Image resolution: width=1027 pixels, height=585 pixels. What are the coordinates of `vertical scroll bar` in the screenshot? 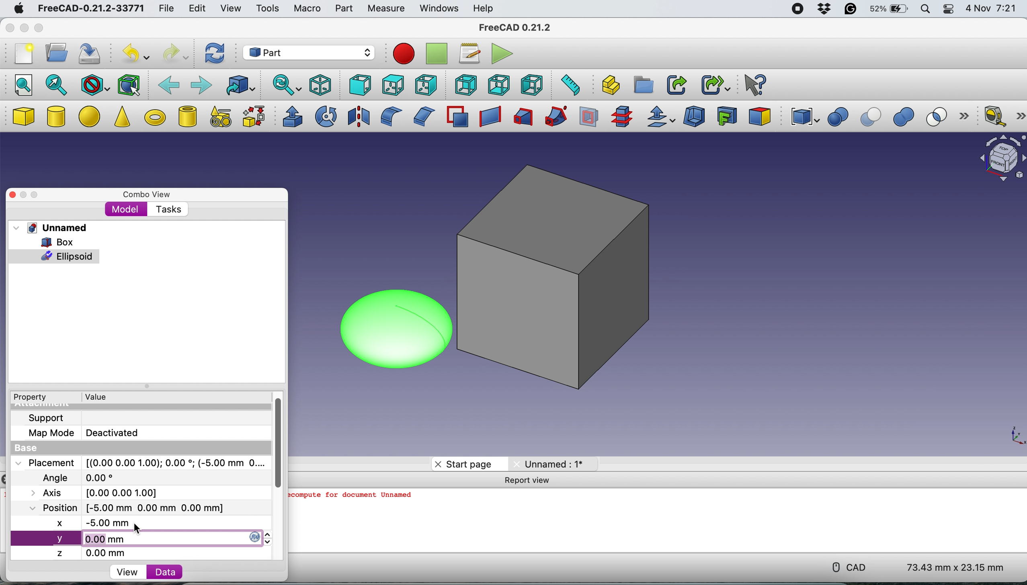 It's located at (275, 440).